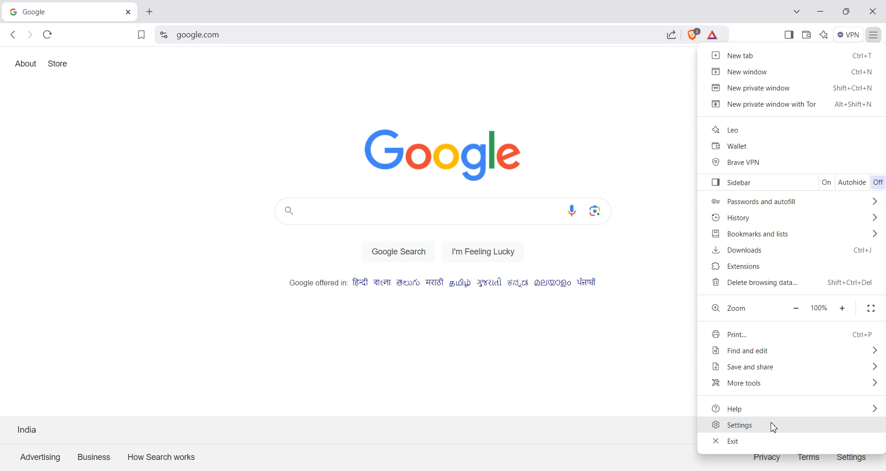  Describe the element at coordinates (870, 308) in the screenshot. I see `Full screen` at that location.